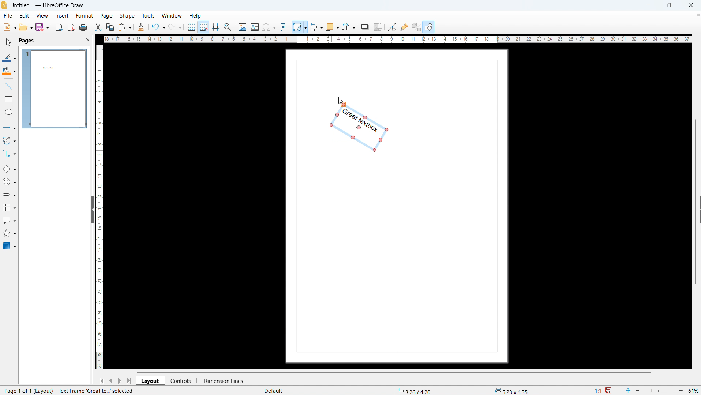  Describe the element at coordinates (349, 27) in the screenshot. I see `select at least 3 objects to distribute` at that location.